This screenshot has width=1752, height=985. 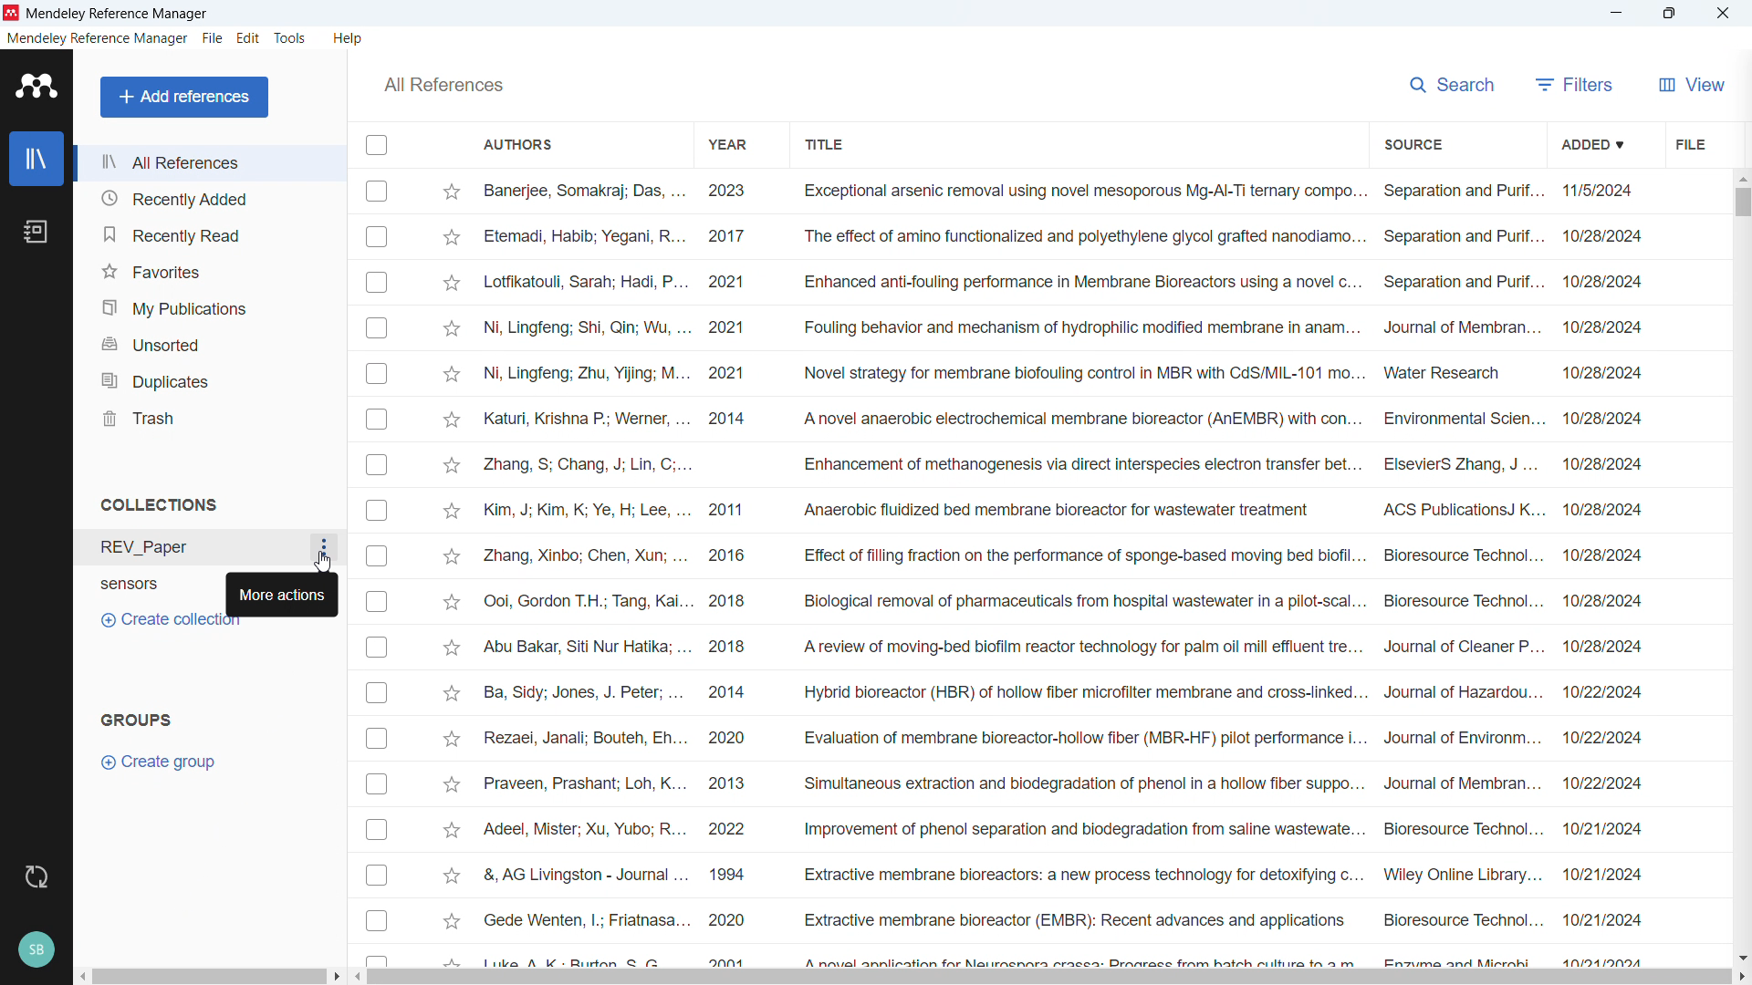 What do you see at coordinates (134, 719) in the screenshot?
I see `Groups ` at bounding box center [134, 719].